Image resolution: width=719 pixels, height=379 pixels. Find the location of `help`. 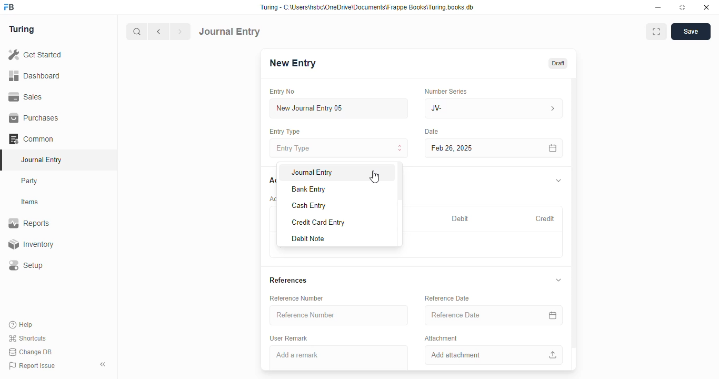

help is located at coordinates (22, 324).